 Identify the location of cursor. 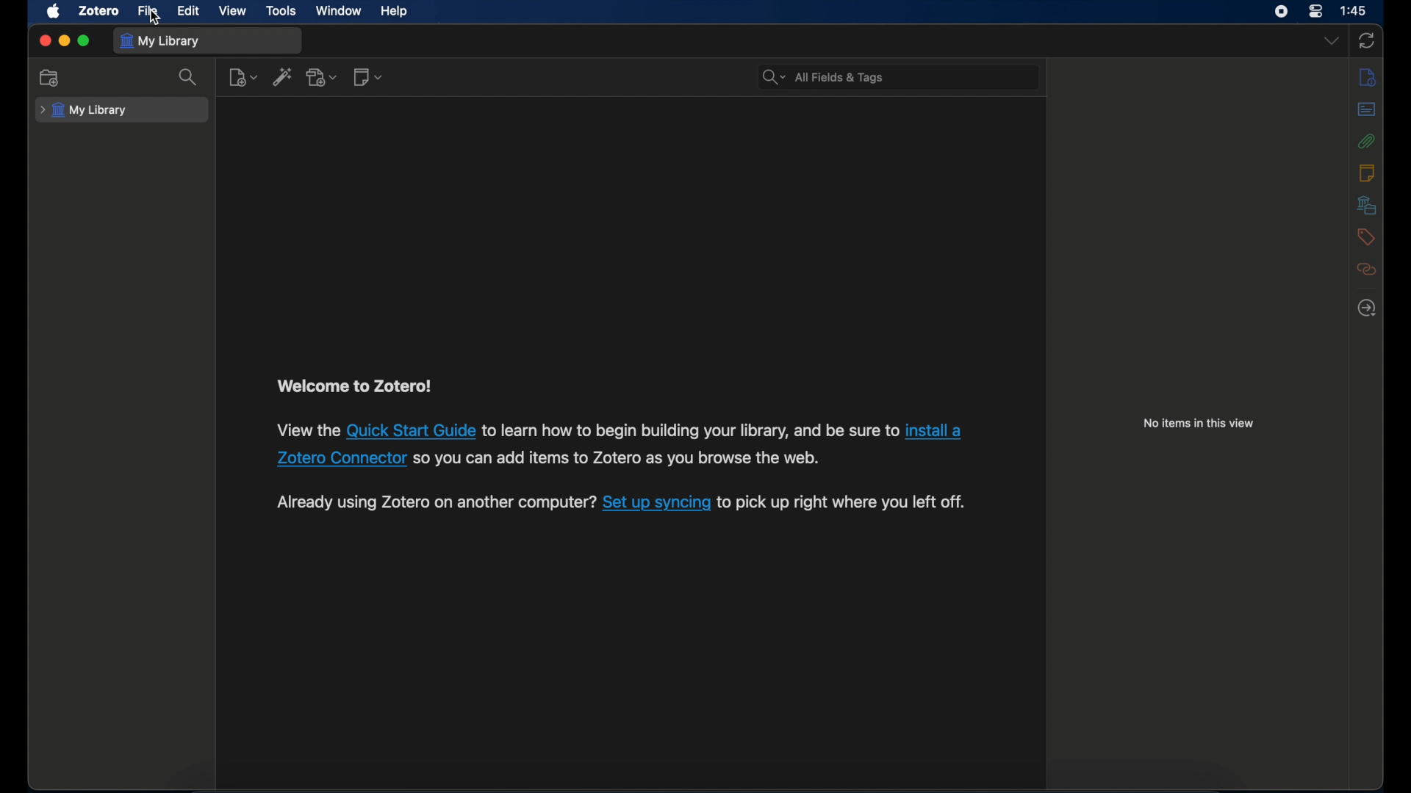
(155, 18).